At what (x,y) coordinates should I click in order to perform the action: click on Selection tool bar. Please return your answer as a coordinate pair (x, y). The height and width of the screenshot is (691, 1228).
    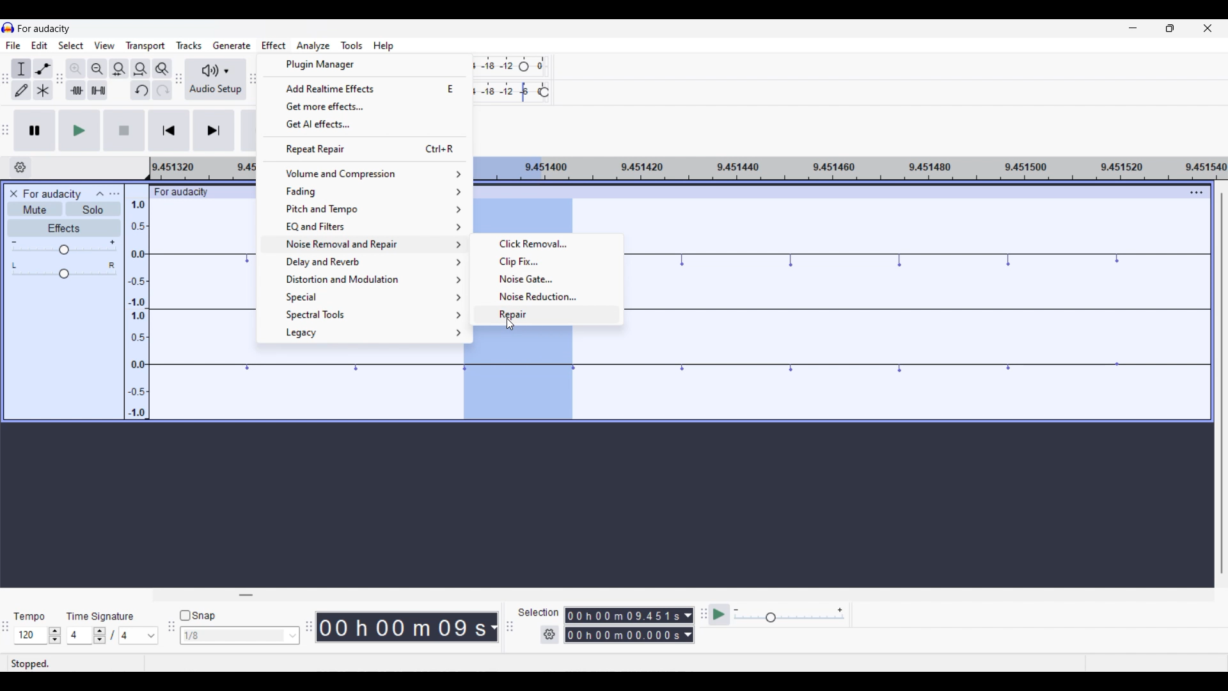
    Looking at the image, I should click on (510, 627).